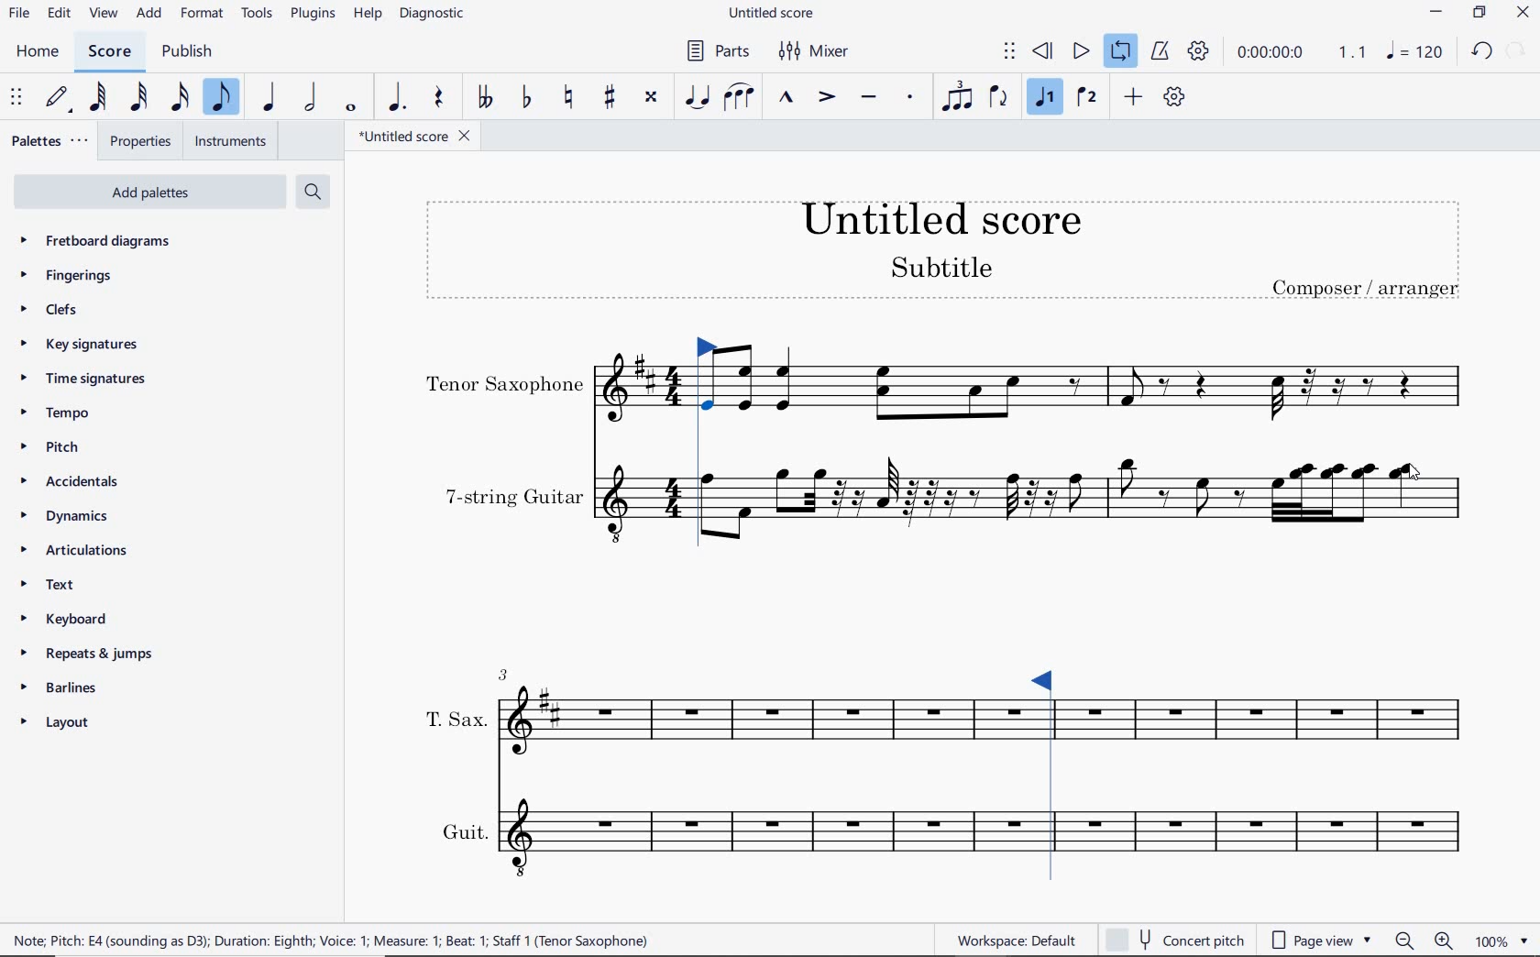  I want to click on INSTRUMENT: TENOR SAXOPHONE, so click(1111, 384).